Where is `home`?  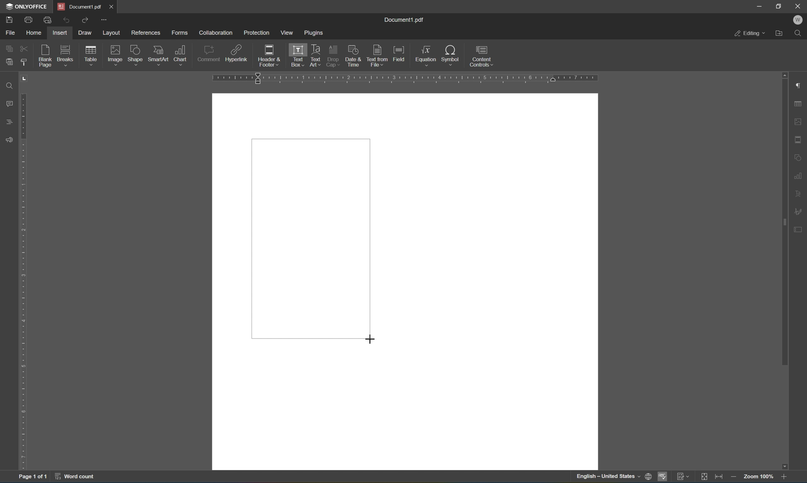 home is located at coordinates (35, 33).